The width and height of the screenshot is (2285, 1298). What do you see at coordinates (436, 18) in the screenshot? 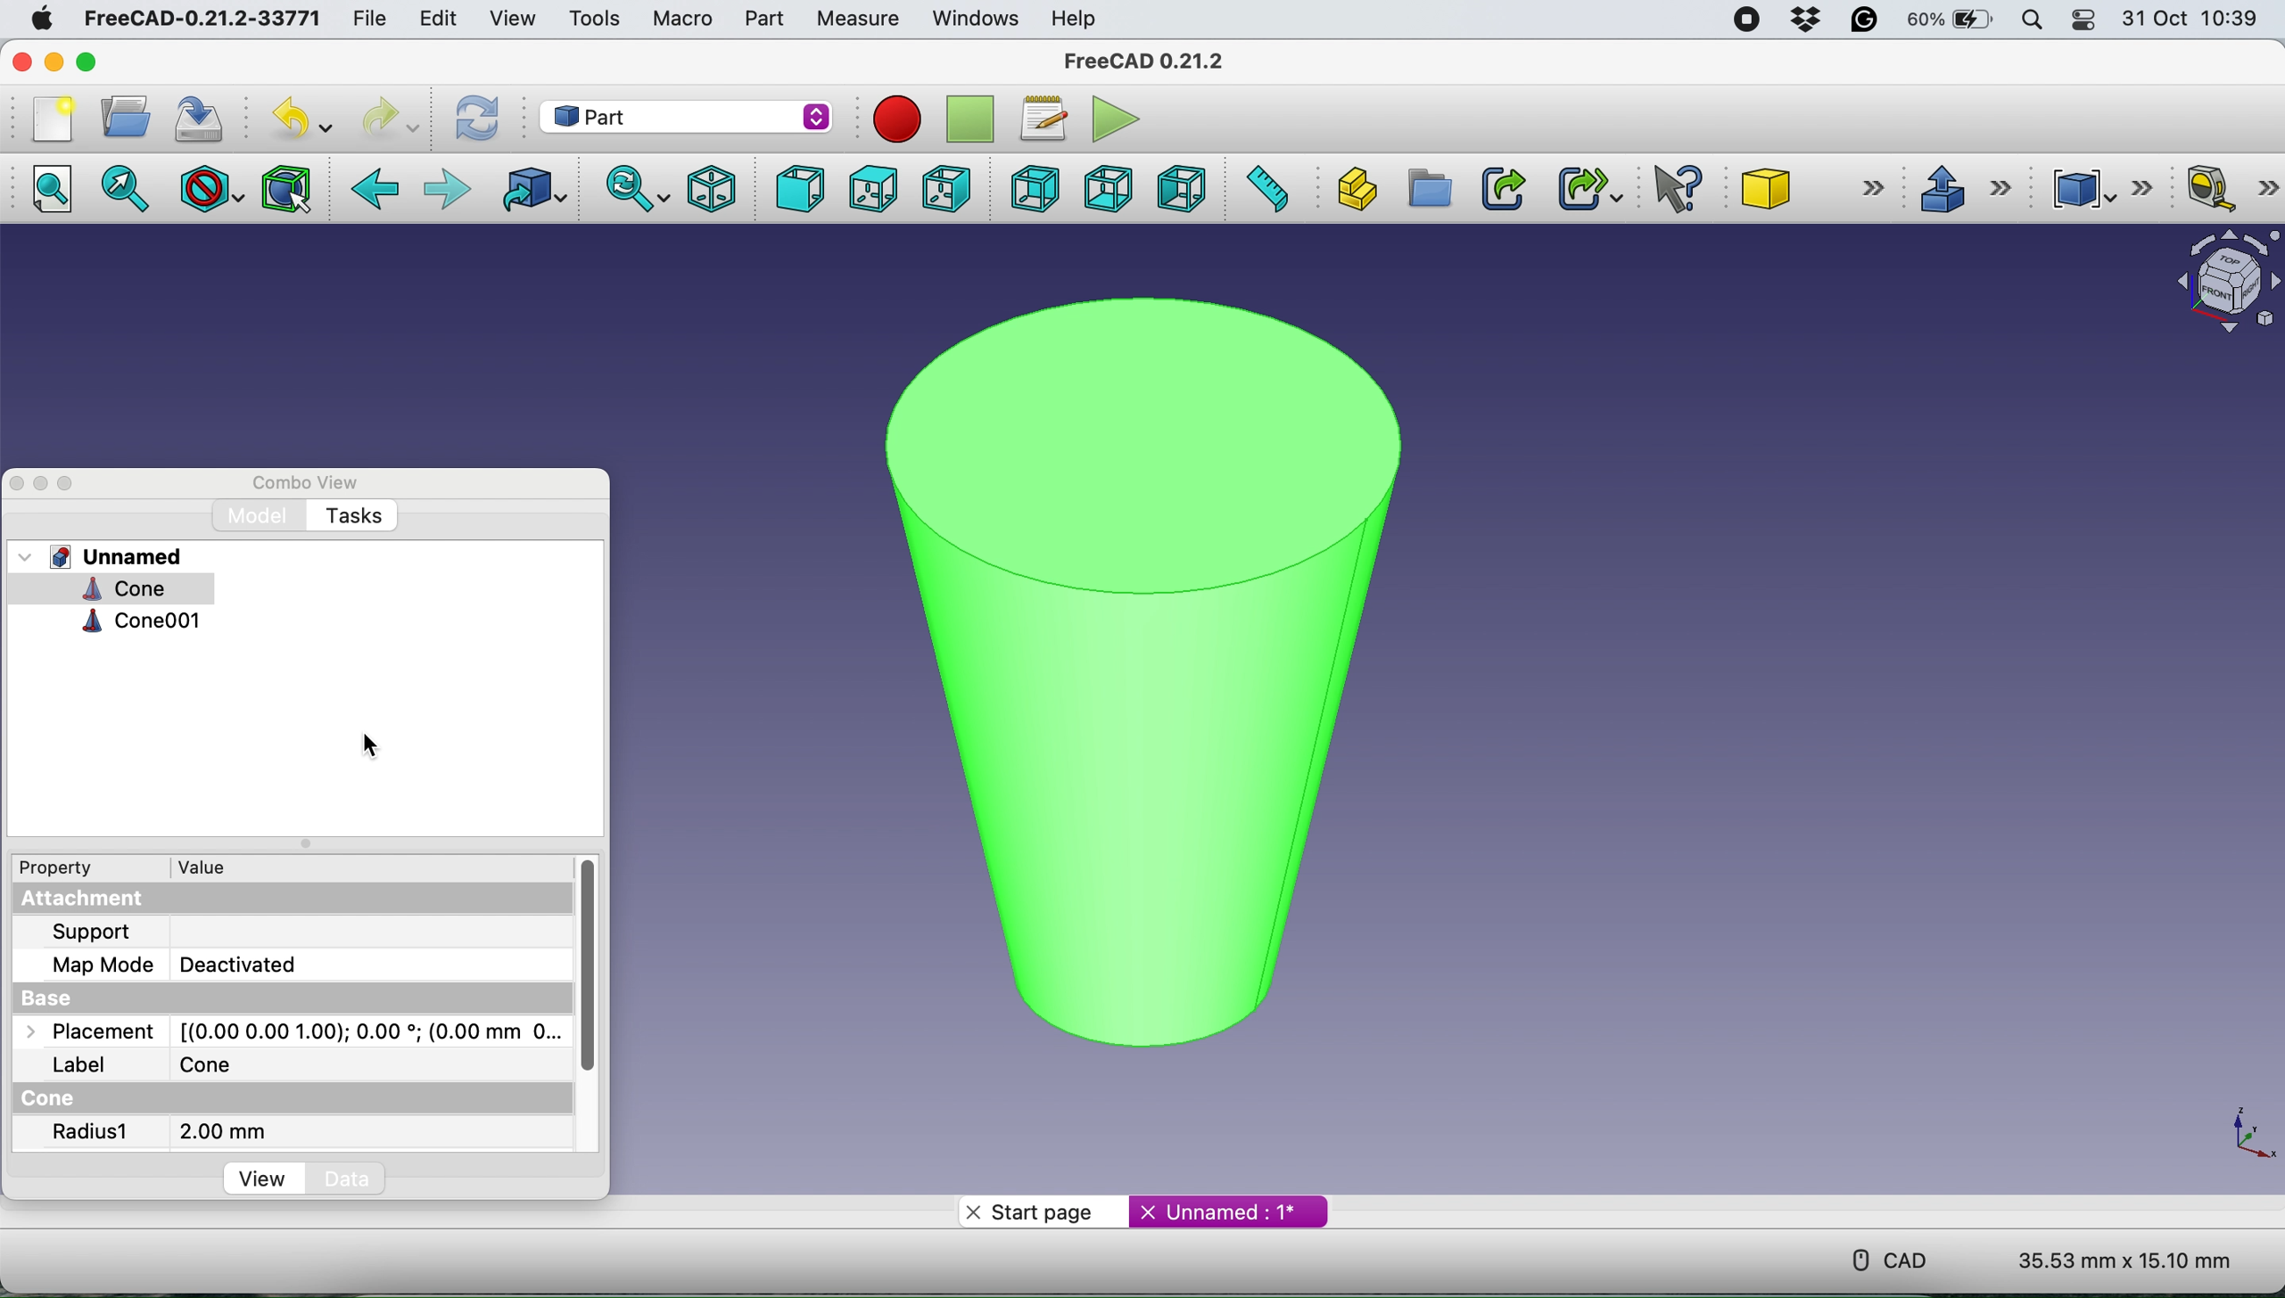
I see `edit` at bounding box center [436, 18].